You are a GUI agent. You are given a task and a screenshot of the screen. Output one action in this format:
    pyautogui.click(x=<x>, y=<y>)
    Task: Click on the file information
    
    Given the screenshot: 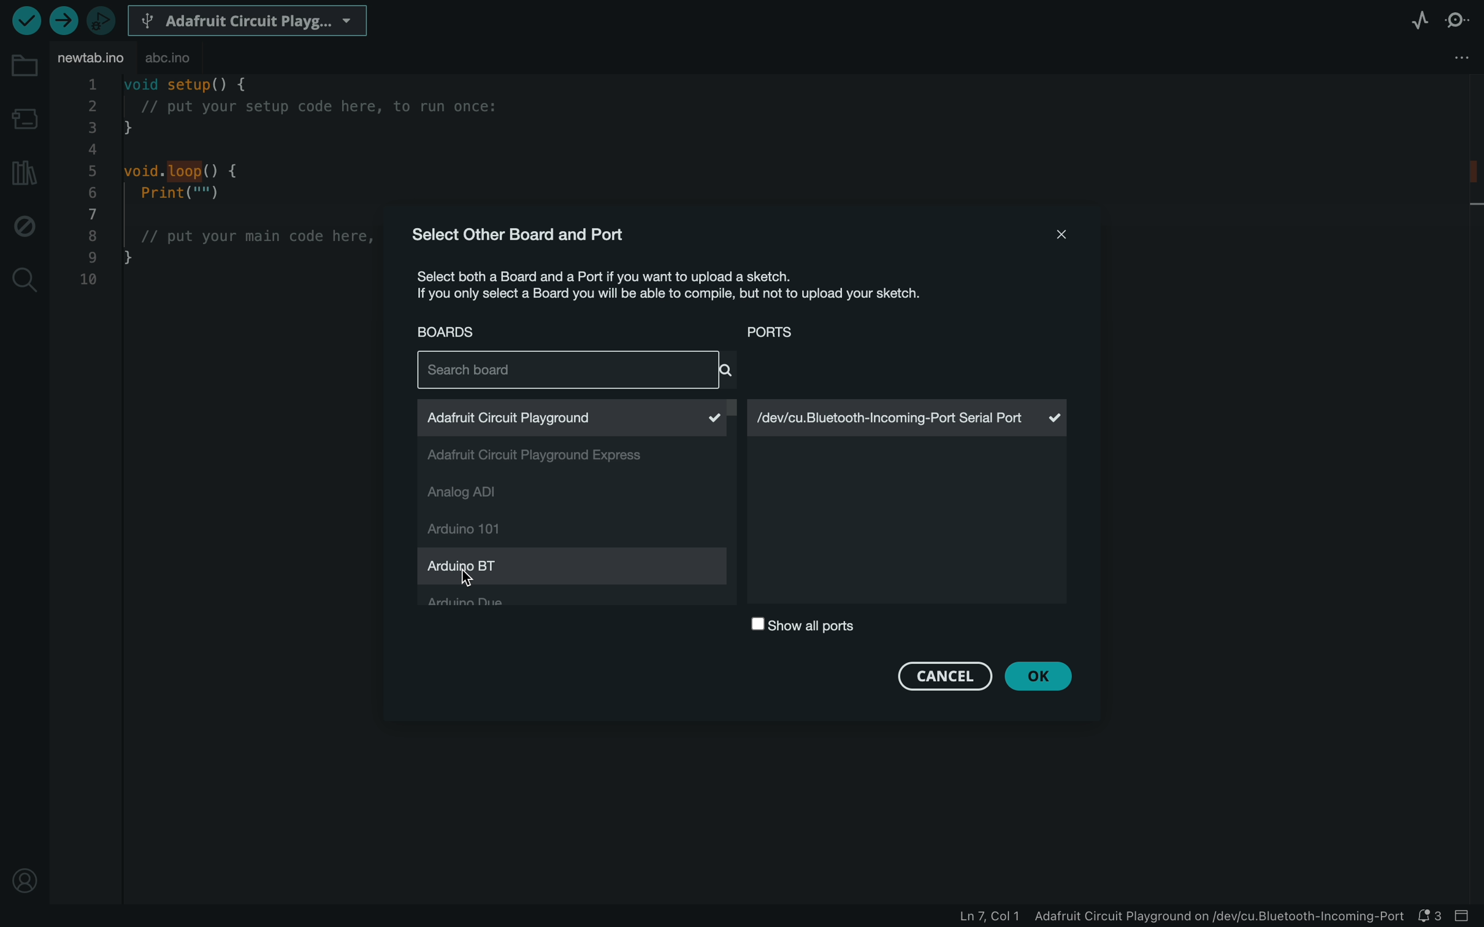 What is the action you would take?
    pyautogui.click(x=1152, y=918)
    